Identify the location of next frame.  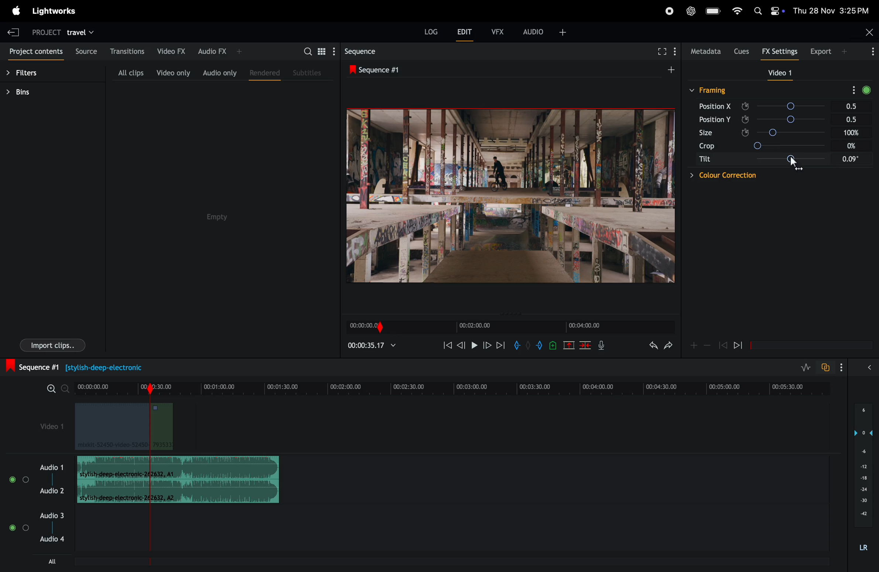
(486, 346).